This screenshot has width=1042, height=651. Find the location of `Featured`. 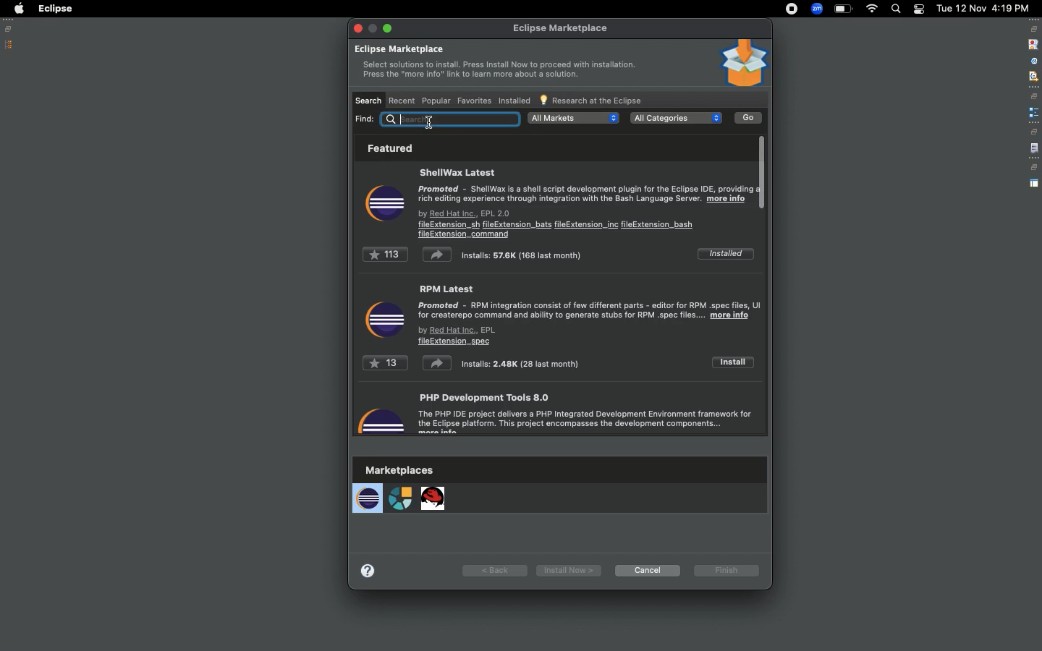

Featured is located at coordinates (387, 148).